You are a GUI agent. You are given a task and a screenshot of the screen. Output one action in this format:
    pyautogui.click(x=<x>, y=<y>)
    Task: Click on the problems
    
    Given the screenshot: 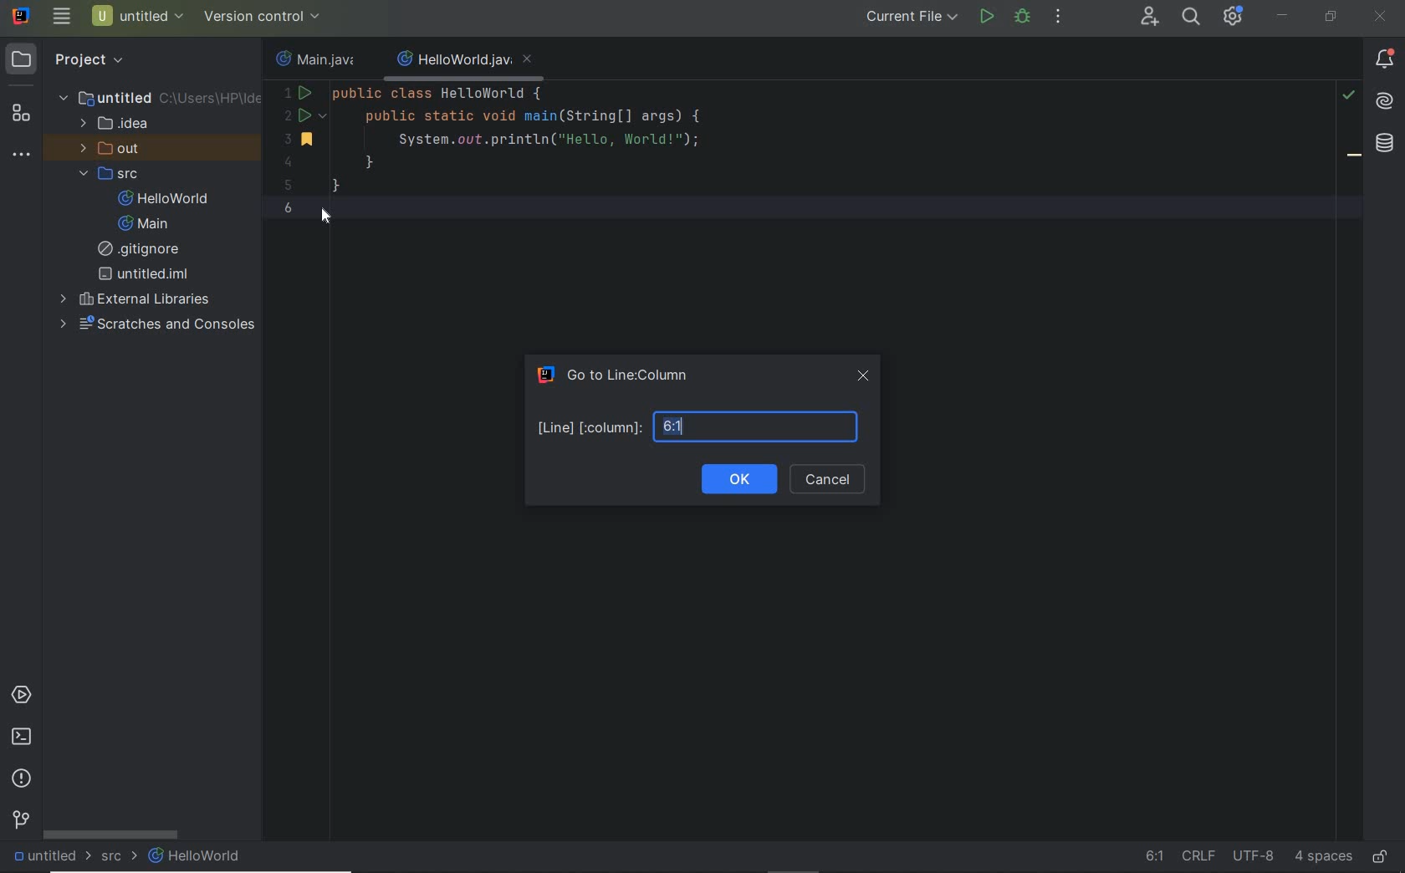 What is the action you would take?
    pyautogui.click(x=21, y=780)
    